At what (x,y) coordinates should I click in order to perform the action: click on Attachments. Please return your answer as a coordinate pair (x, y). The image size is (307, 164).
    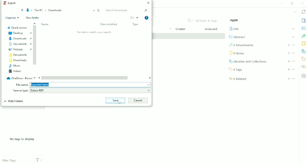
    Looking at the image, I should click on (241, 45).